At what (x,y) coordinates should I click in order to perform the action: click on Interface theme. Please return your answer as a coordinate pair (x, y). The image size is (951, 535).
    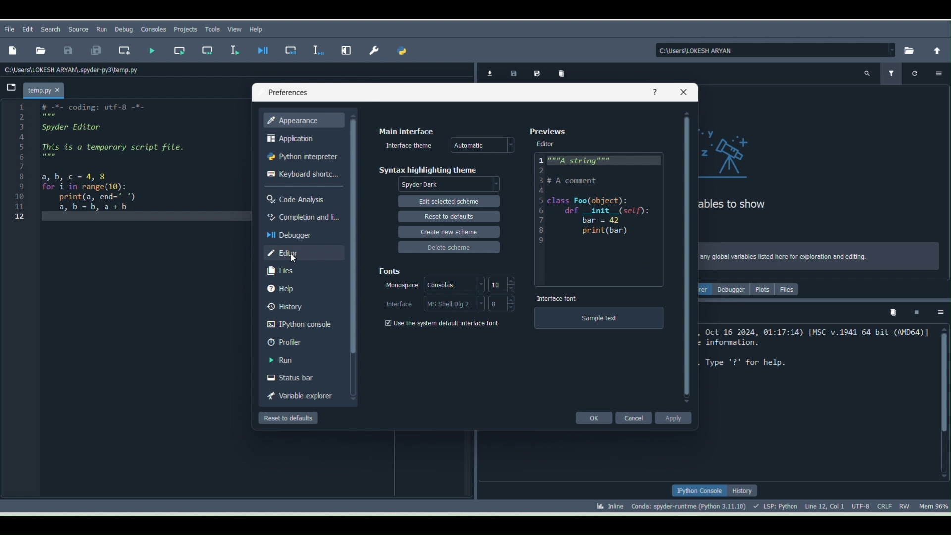
    Looking at the image, I should click on (410, 145).